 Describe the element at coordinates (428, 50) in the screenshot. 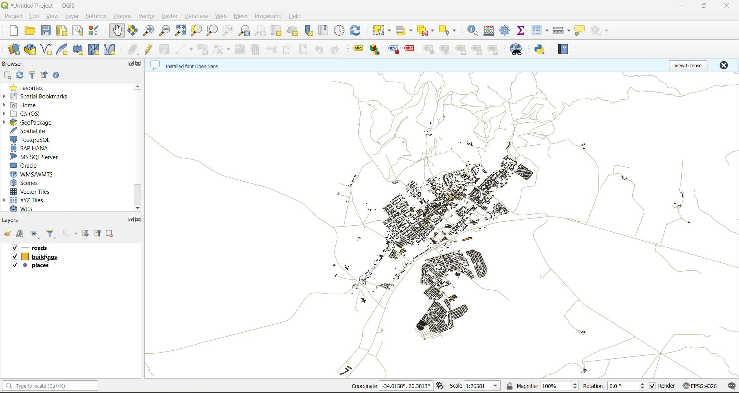

I see `label tools` at that location.